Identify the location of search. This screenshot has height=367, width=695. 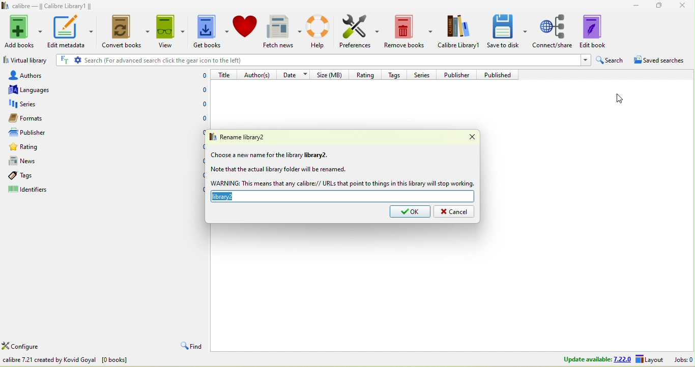
(611, 60).